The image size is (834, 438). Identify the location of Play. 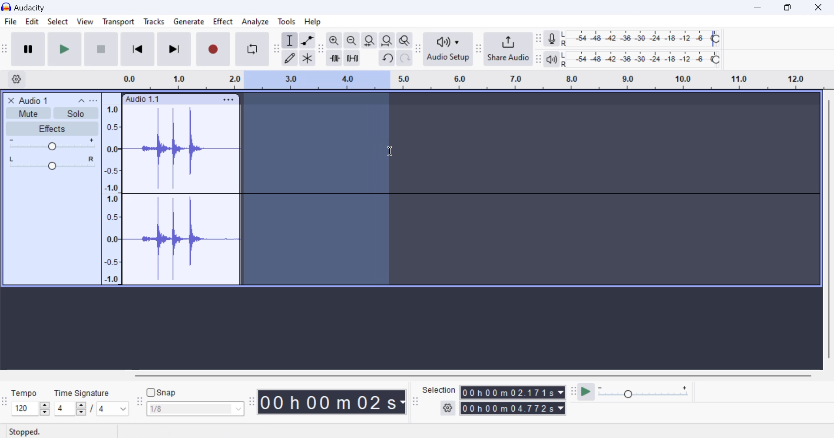
(65, 49).